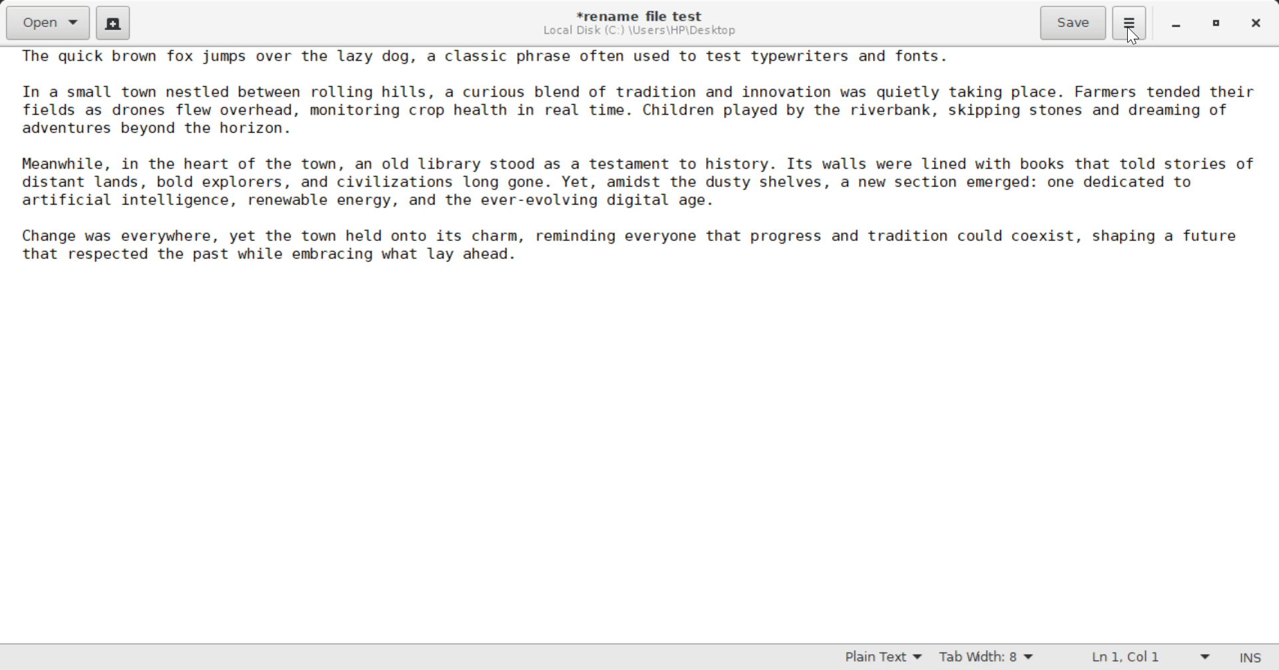 The height and width of the screenshot is (670, 1279). Describe the element at coordinates (640, 31) in the screenshot. I see `File Location` at that location.